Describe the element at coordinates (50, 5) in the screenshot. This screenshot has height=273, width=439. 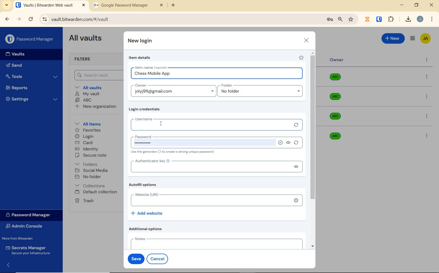
I see `open tab` at that location.